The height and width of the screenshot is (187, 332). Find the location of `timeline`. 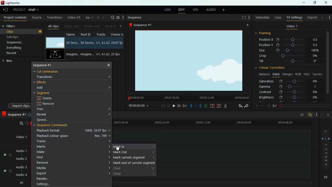

timeline is located at coordinates (188, 98).